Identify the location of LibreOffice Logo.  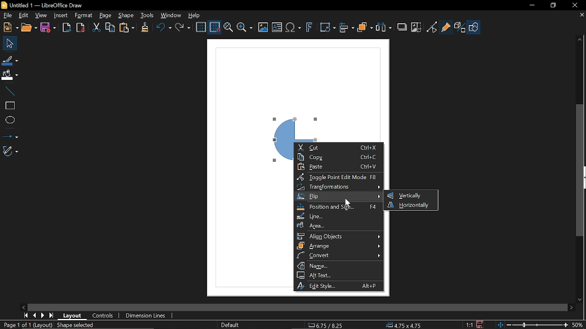
(5, 5).